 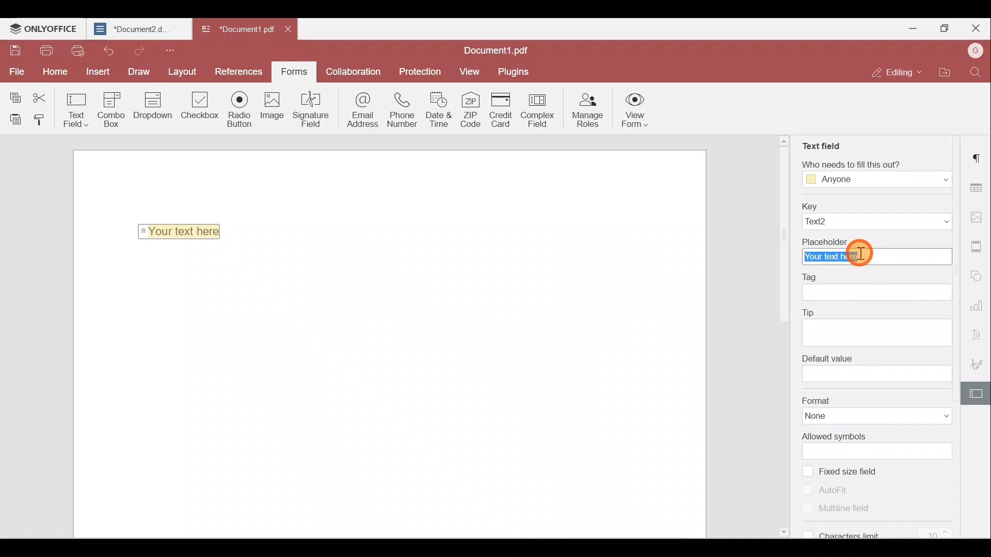 What do you see at coordinates (979, 332) in the screenshot?
I see `Text Art settings` at bounding box center [979, 332].